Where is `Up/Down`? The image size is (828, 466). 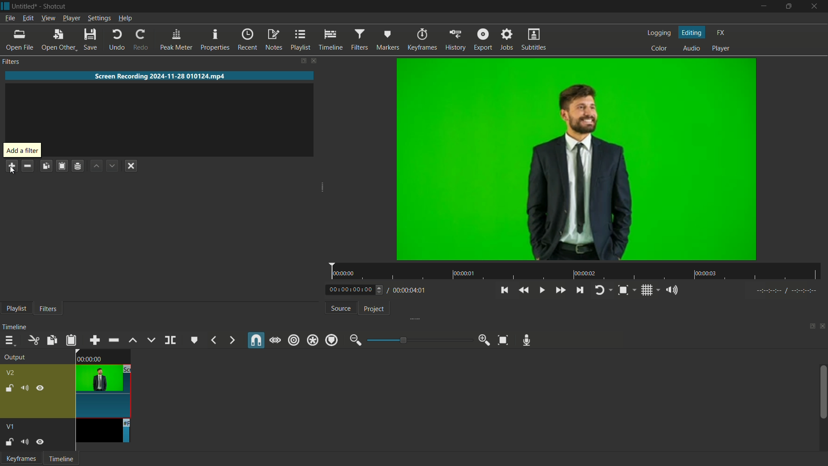
Up/Down is located at coordinates (381, 290).